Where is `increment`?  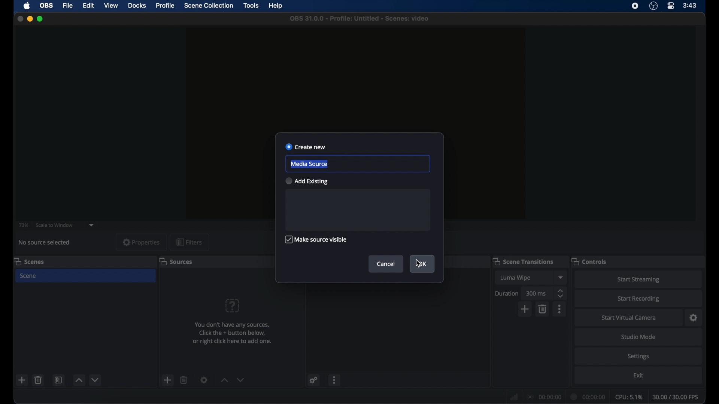 increment is located at coordinates (224, 380).